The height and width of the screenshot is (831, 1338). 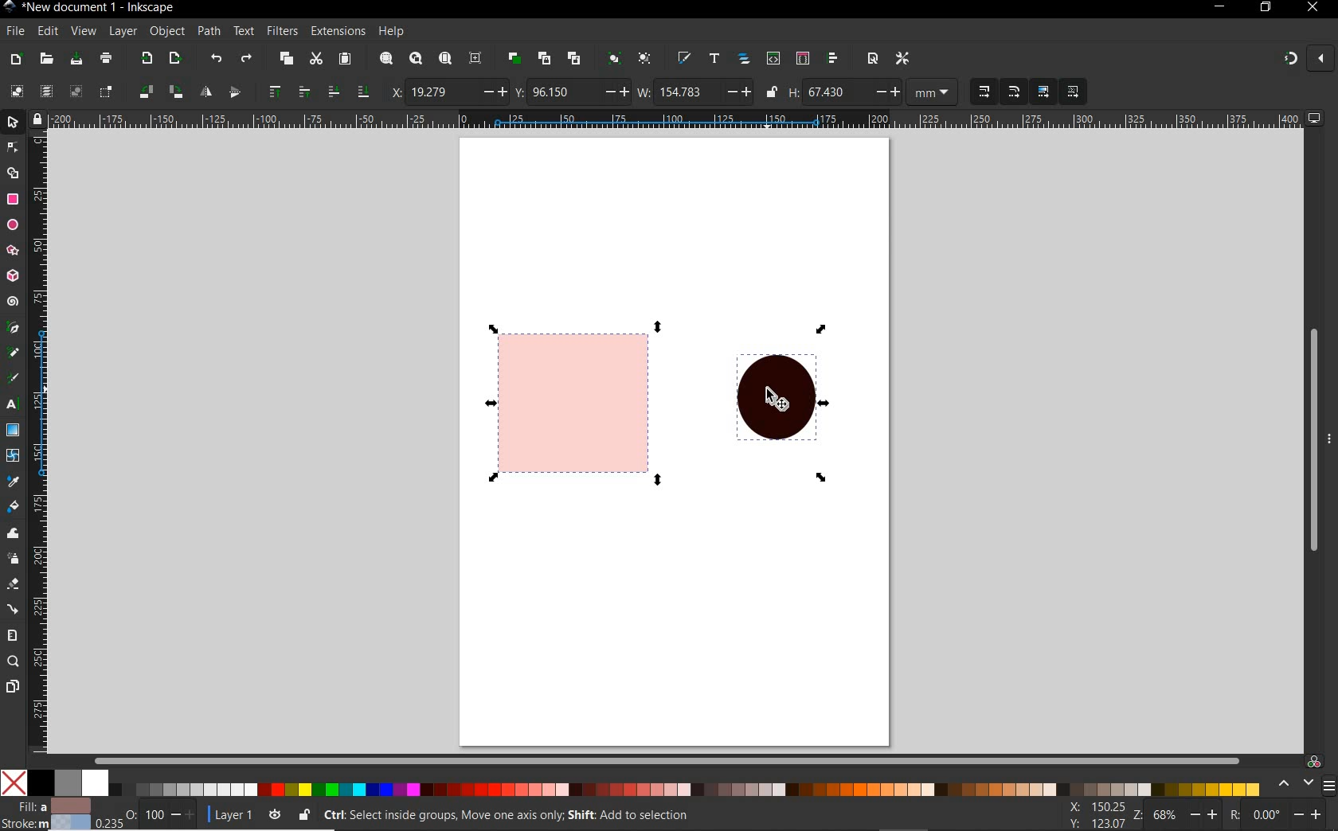 What do you see at coordinates (43, 90) in the screenshot?
I see `select all in all layers` at bounding box center [43, 90].